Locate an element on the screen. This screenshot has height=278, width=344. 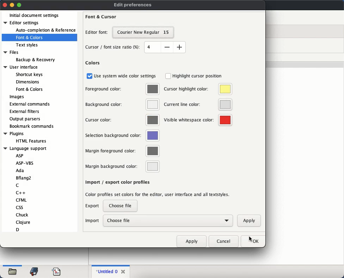
language support is located at coordinates (25, 149).